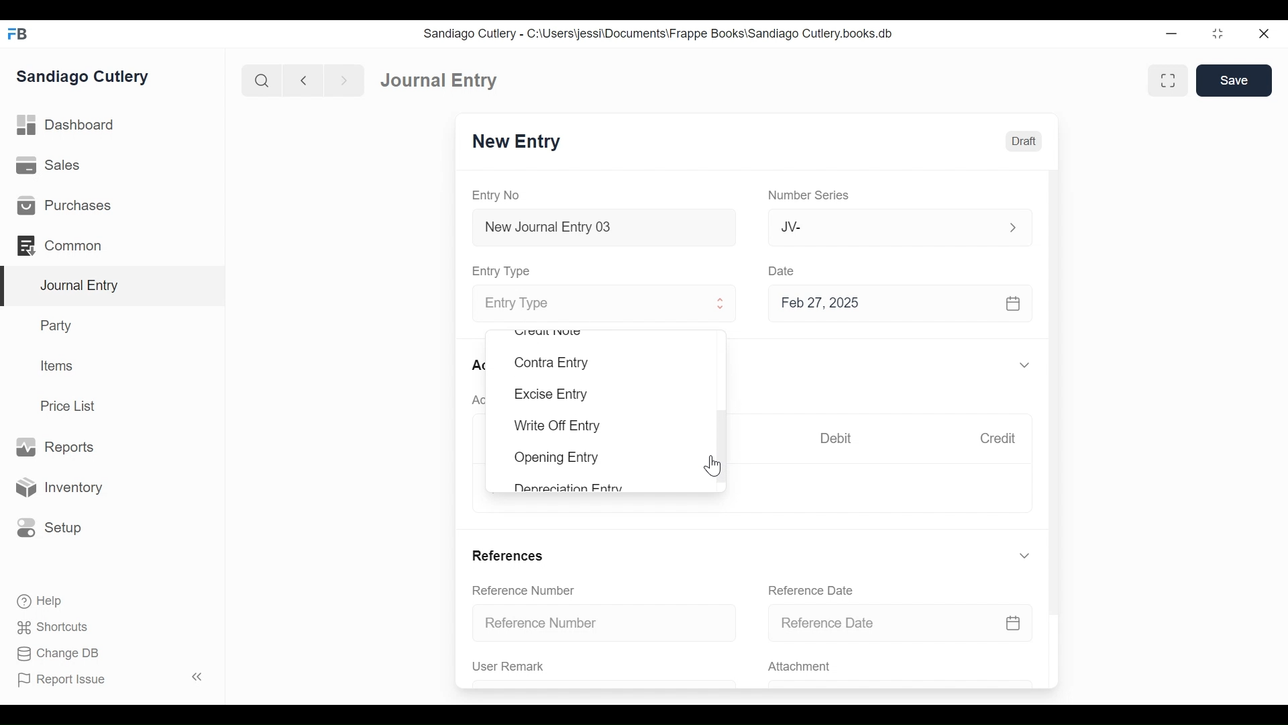  I want to click on Close, so click(1263, 34).